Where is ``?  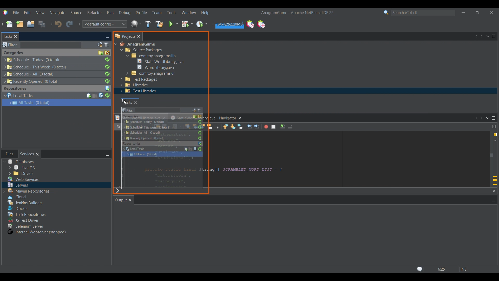
 is located at coordinates (32, 60).